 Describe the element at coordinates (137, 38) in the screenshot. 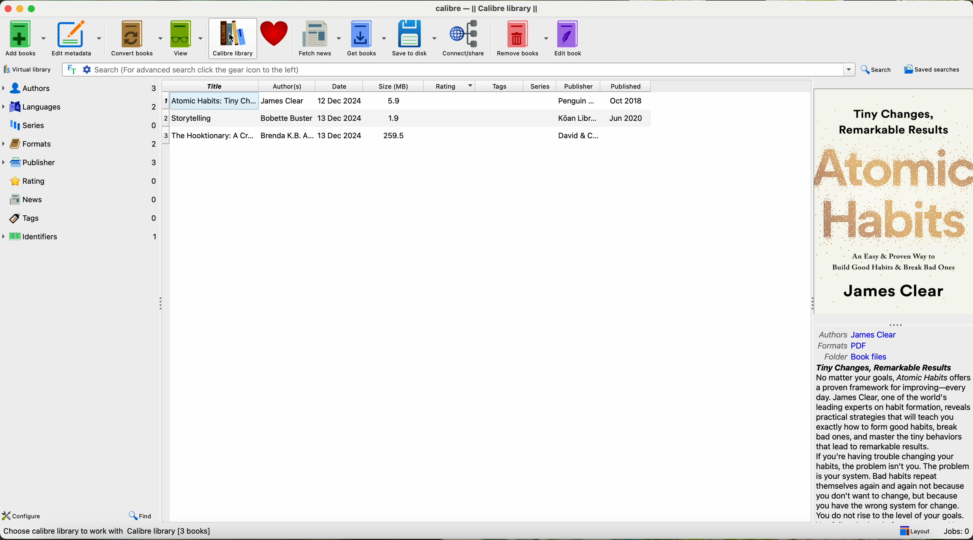

I see `convert books` at that location.